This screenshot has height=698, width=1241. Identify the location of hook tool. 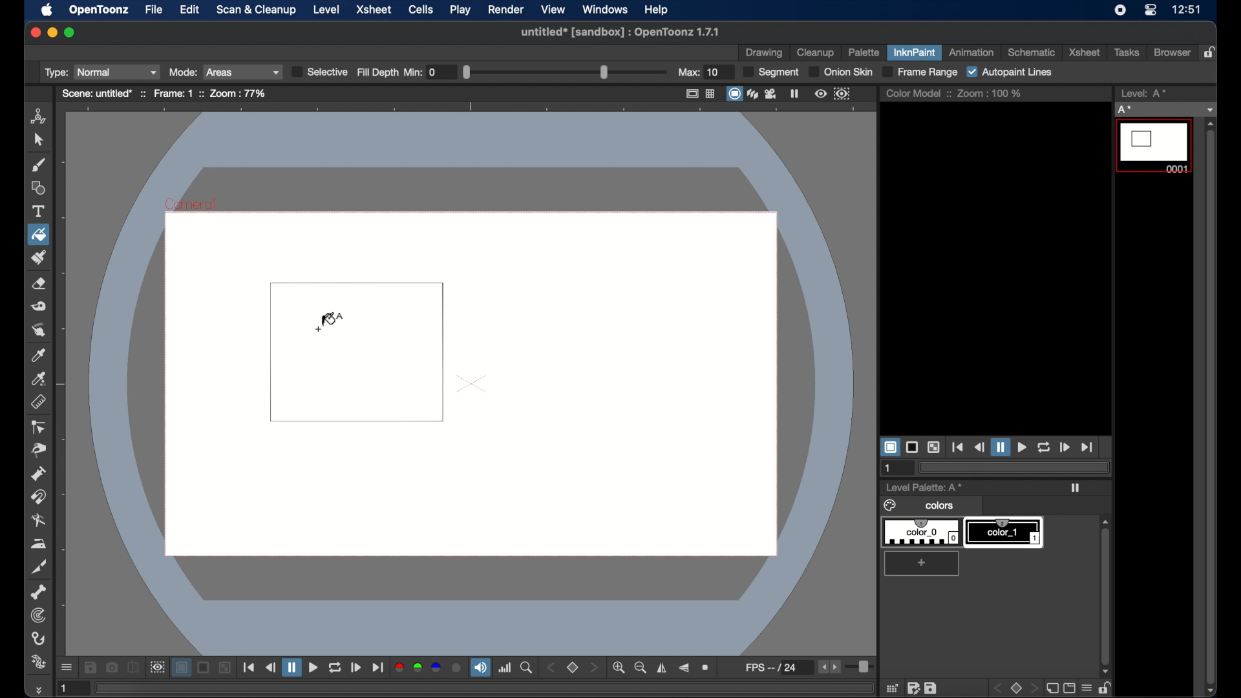
(39, 639).